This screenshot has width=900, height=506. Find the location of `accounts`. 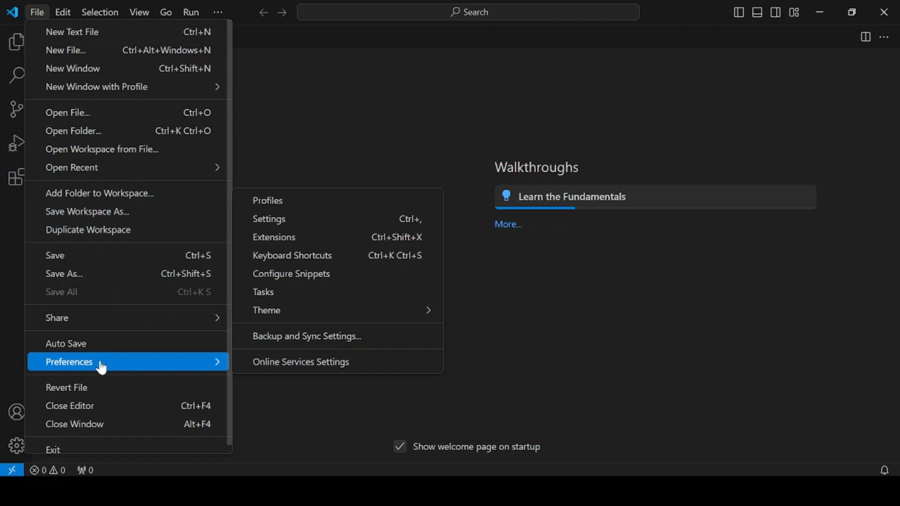

accounts is located at coordinates (15, 412).